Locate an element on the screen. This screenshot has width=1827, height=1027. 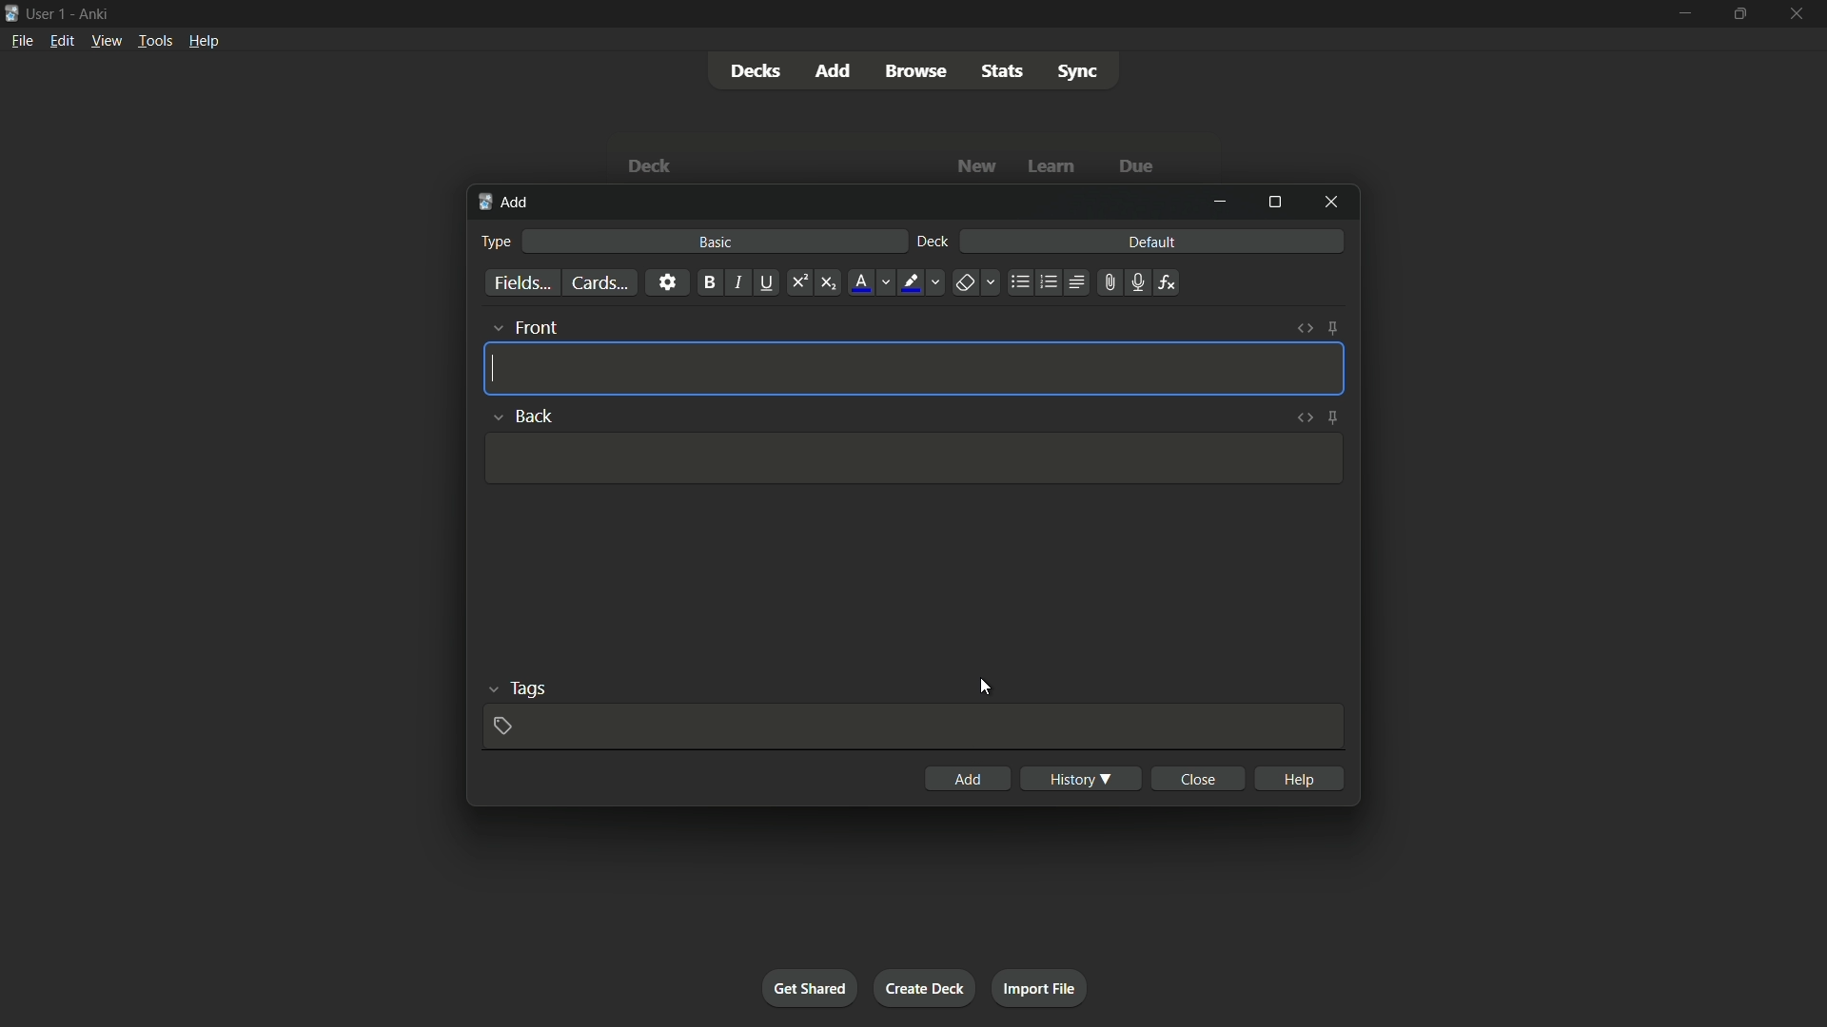
help menu is located at coordinates (205, 41).